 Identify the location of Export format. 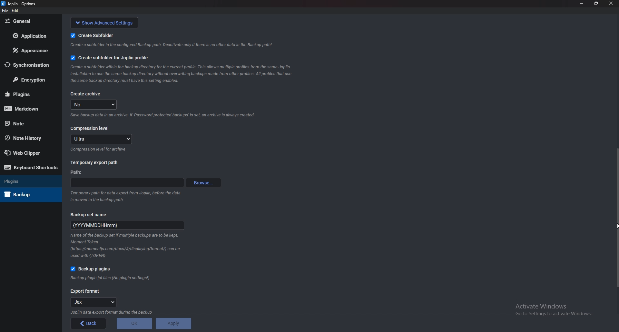
(87, 291).